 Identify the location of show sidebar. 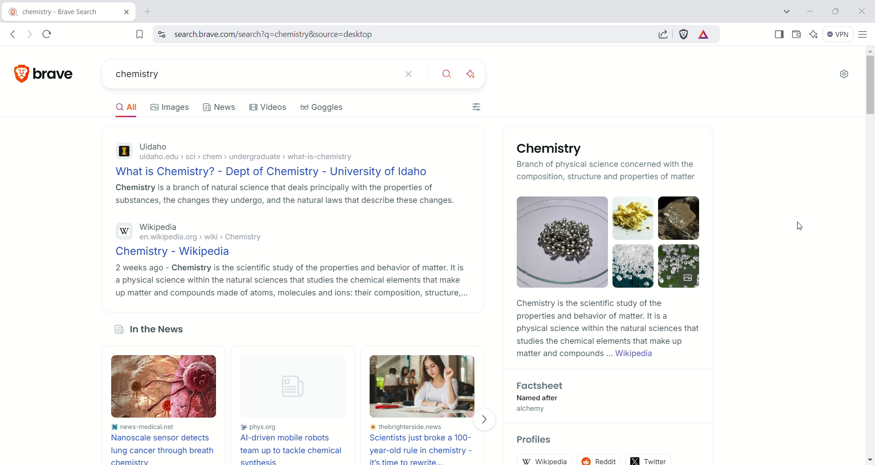
(780, 34).